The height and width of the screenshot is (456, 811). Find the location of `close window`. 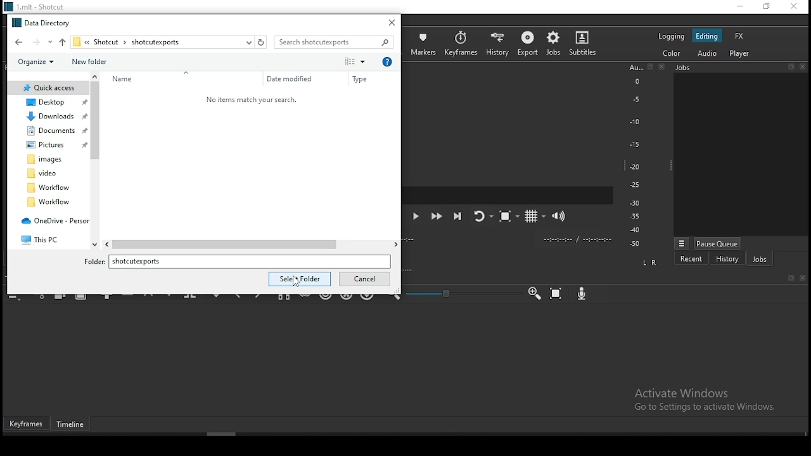

close window is located at coordinates (393, 22).